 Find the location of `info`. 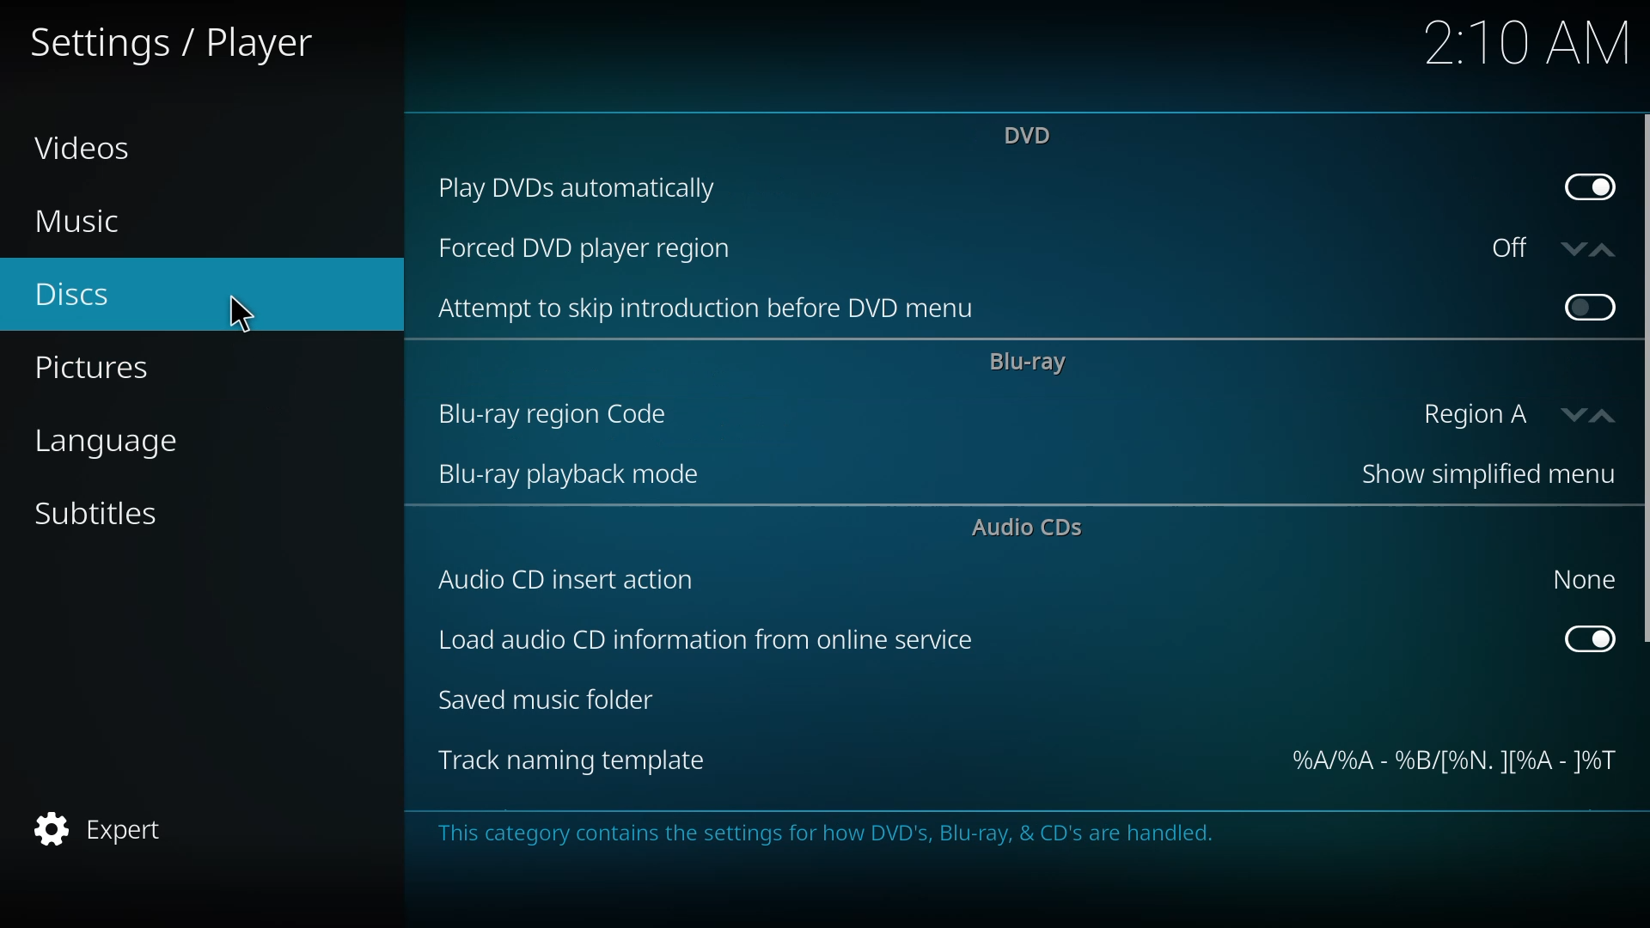

info is located at coordinates (828, 833).